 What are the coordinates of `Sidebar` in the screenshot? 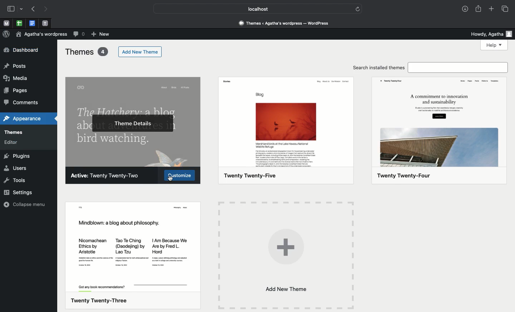 It's located at (11, 9).